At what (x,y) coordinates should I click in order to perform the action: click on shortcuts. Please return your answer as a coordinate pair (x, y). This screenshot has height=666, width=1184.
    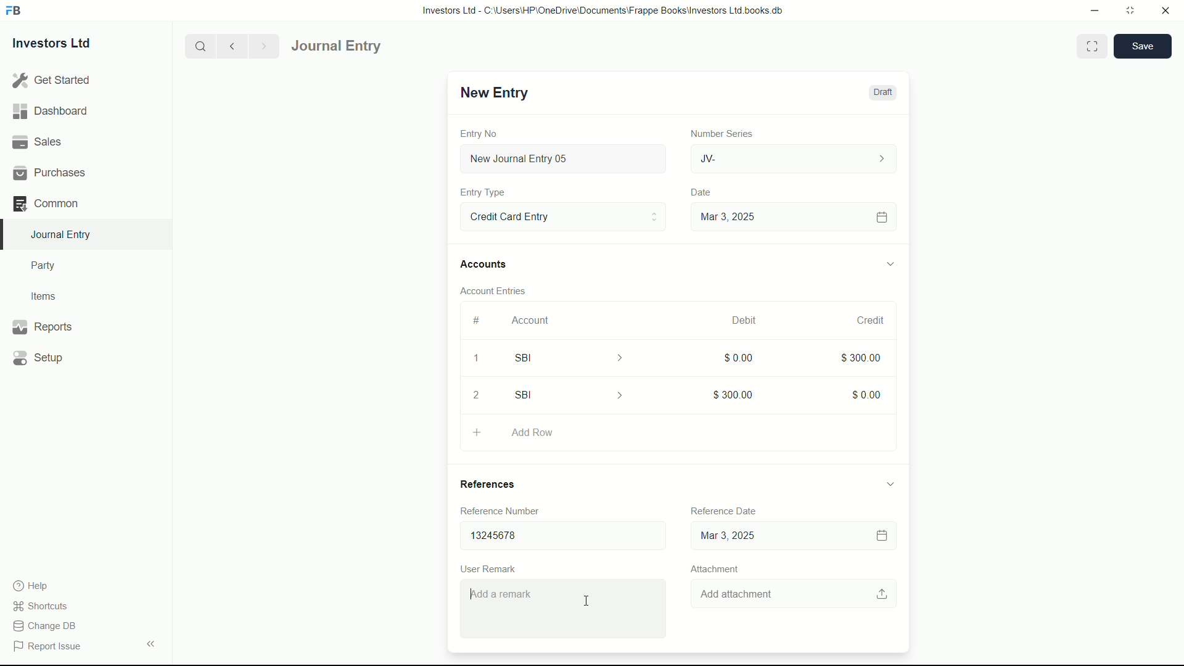
    Looking at the image, I should click on (43, 606).